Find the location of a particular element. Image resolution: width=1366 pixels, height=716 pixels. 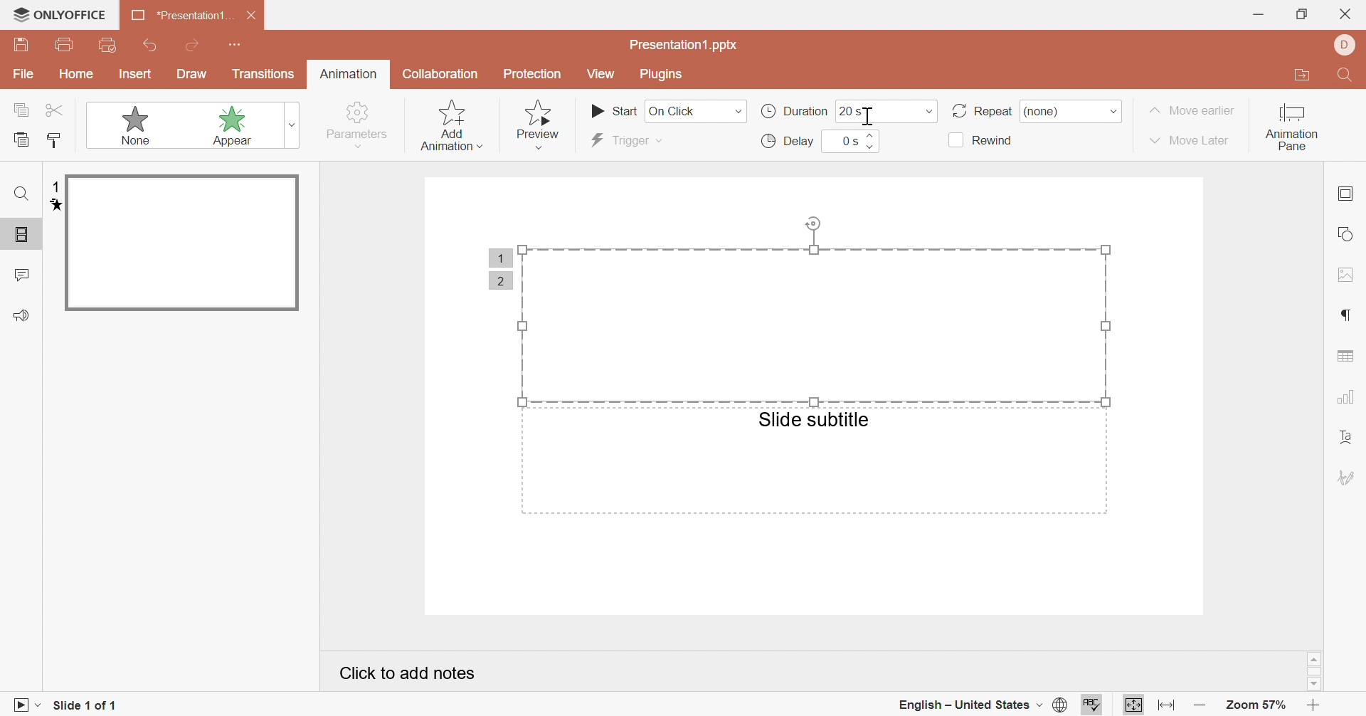

selected area is located at coordinates (815, 307).